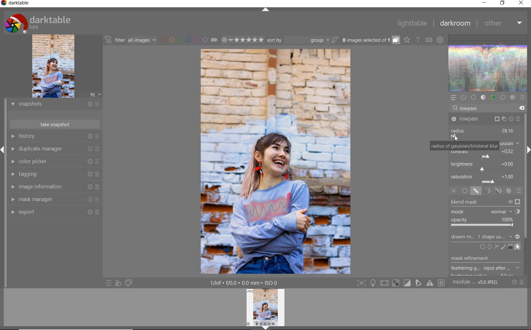 This screenshot has width=531, height=330. What do you see at coordinates (489, 247) in the screenshot?
I see `add circle, ellipse, or path` at bounding box center [489, 247].